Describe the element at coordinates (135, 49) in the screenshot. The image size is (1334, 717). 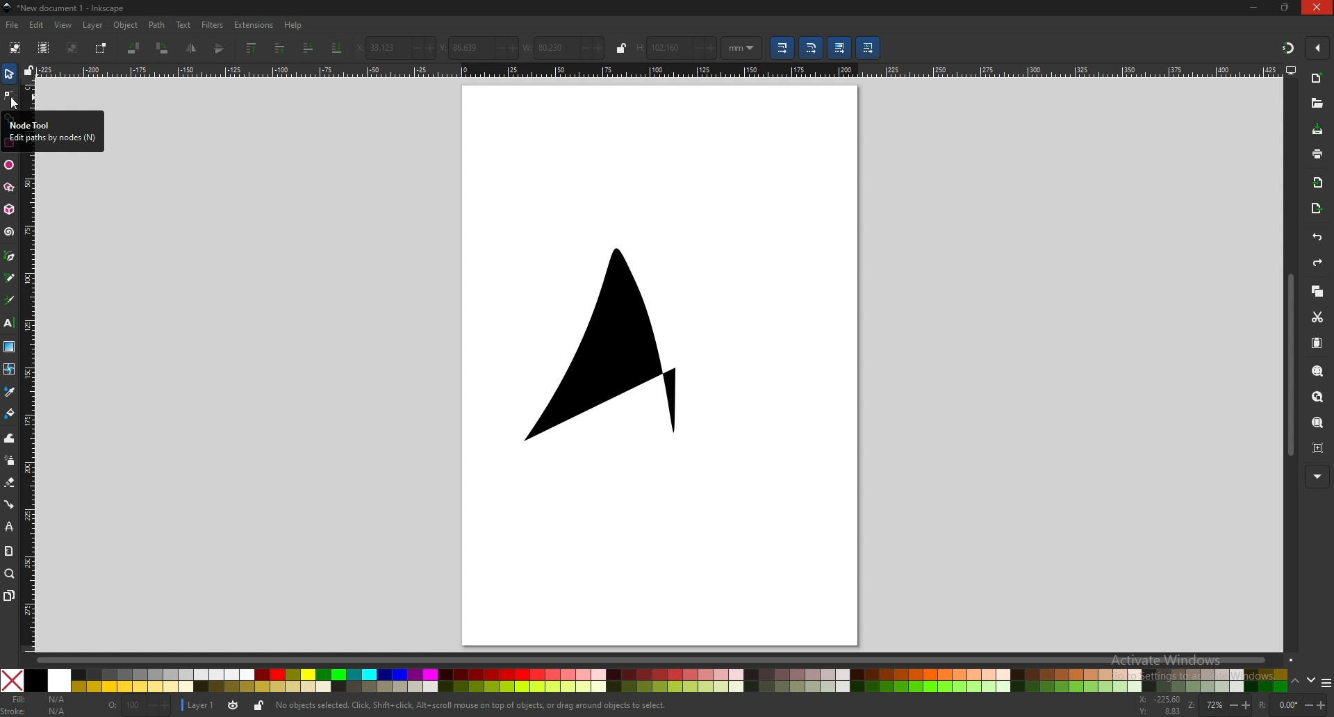
I see `rotate 90 degree ccw` at that location.